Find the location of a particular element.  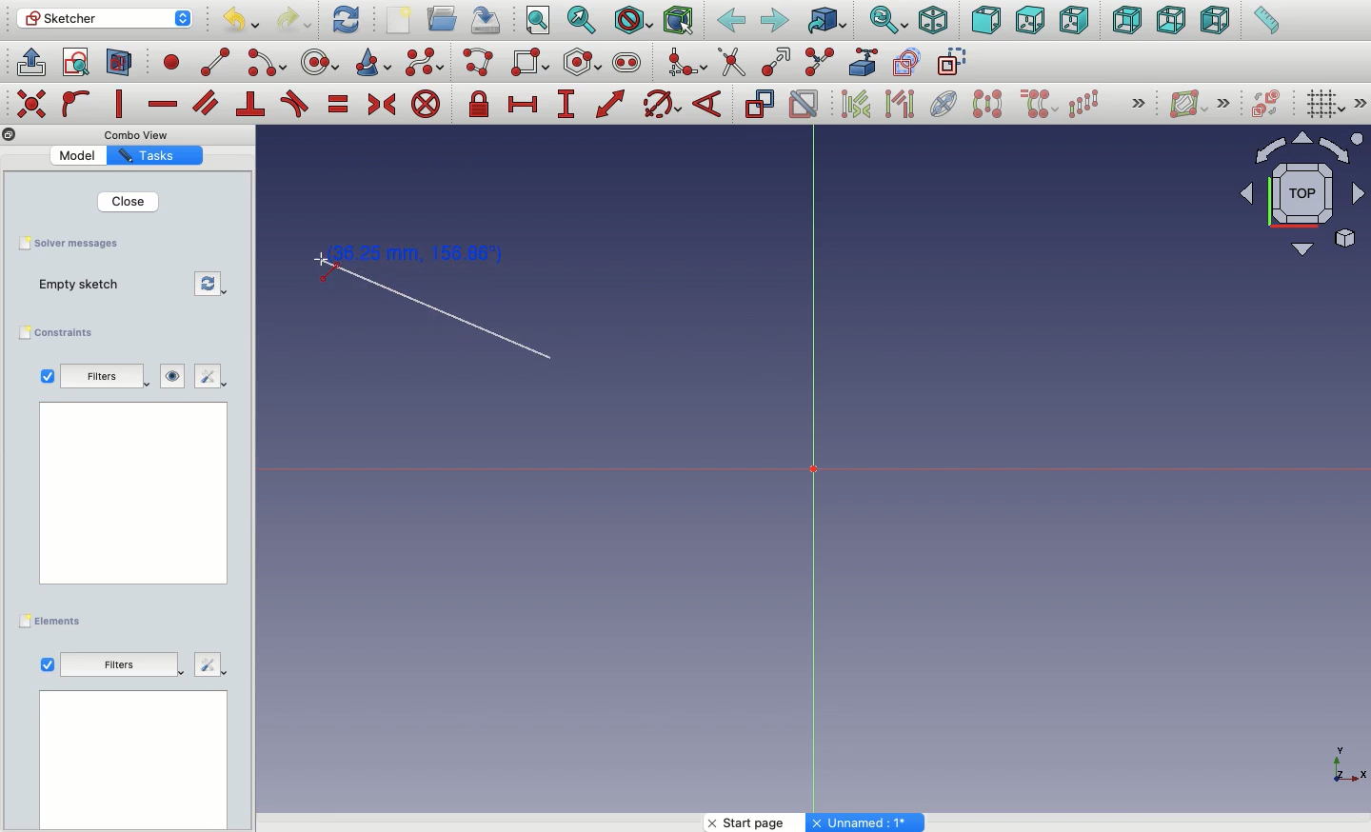

Symmetry is located at coordinates (986, 104).